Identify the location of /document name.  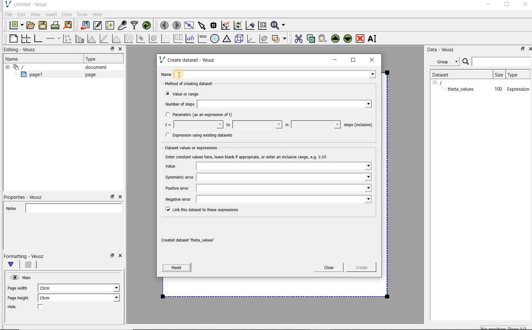
(446, 82).